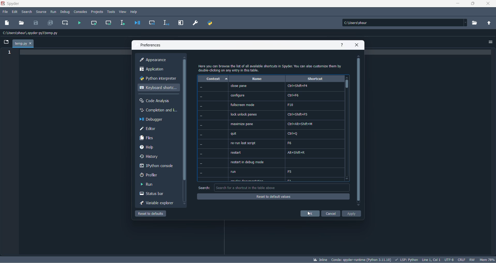 This screenshot has height=263, width=496. What do you see at coordinates (201, 97) in the screenshot?
I see `` at bounding box center [201, 97].